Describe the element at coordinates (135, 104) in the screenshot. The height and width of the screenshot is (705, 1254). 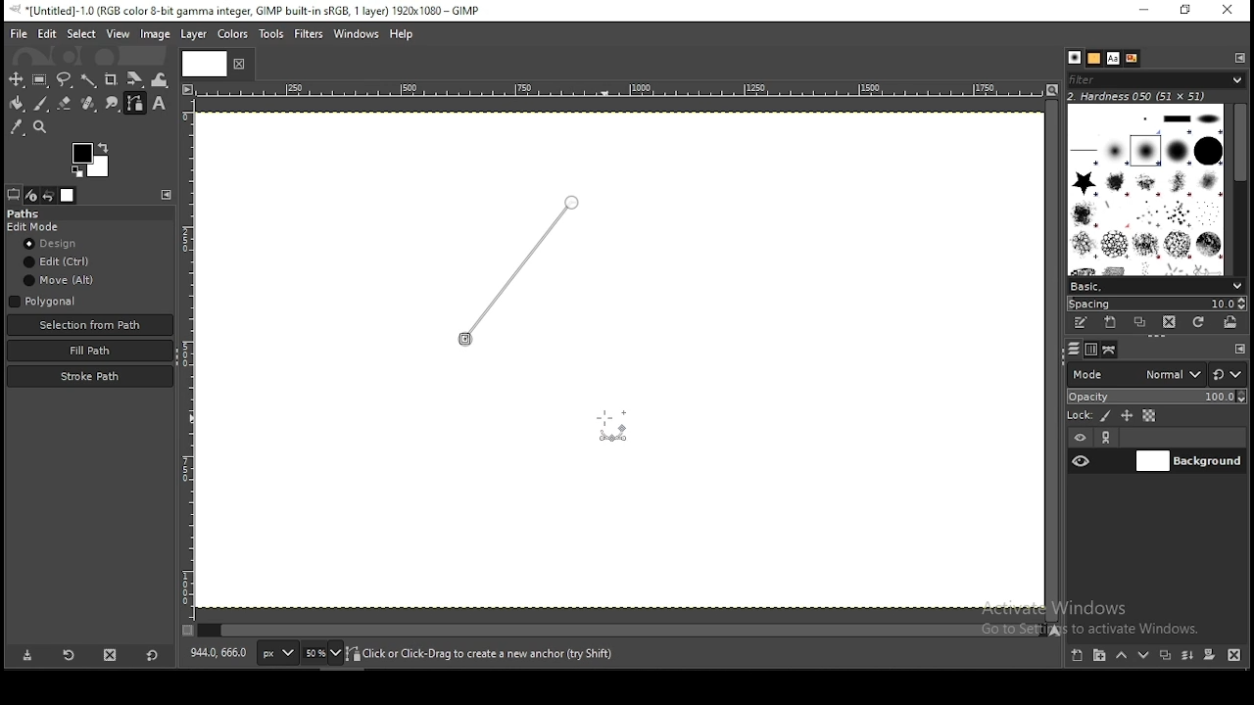
I see `paths tool` at that location.